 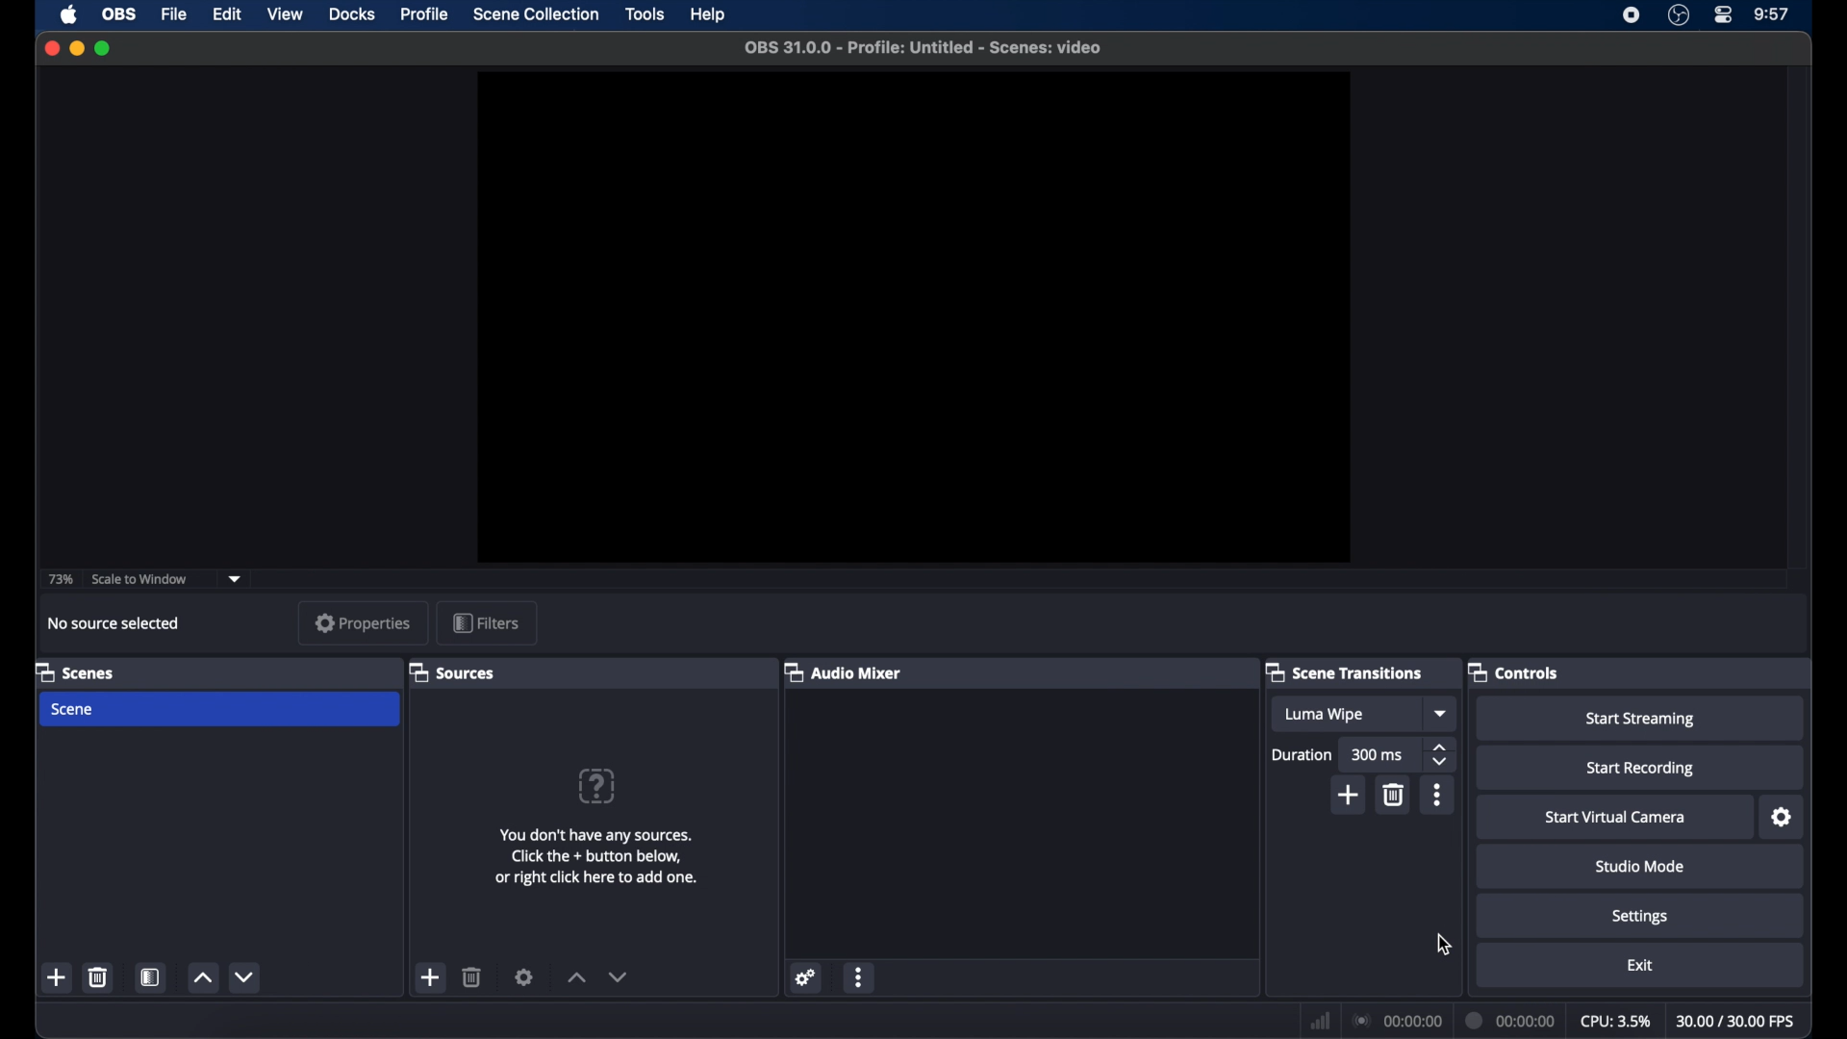 What do you see at coordinates (645, 14) in the screenshot?
I see `tools` at bounding box center [645, 14].